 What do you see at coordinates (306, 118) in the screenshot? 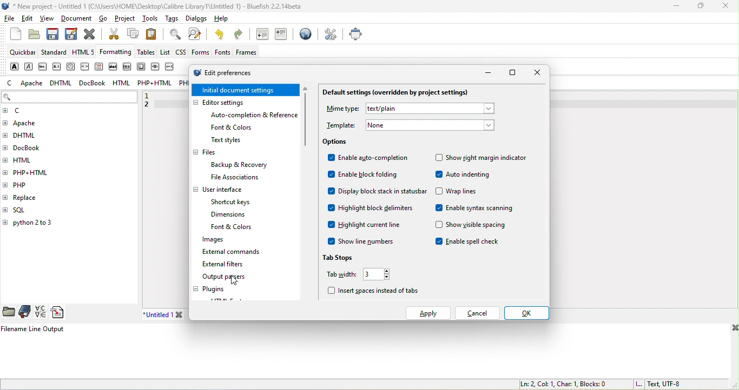
I see `vertical scroll bar` at bounding box center [306, 118].